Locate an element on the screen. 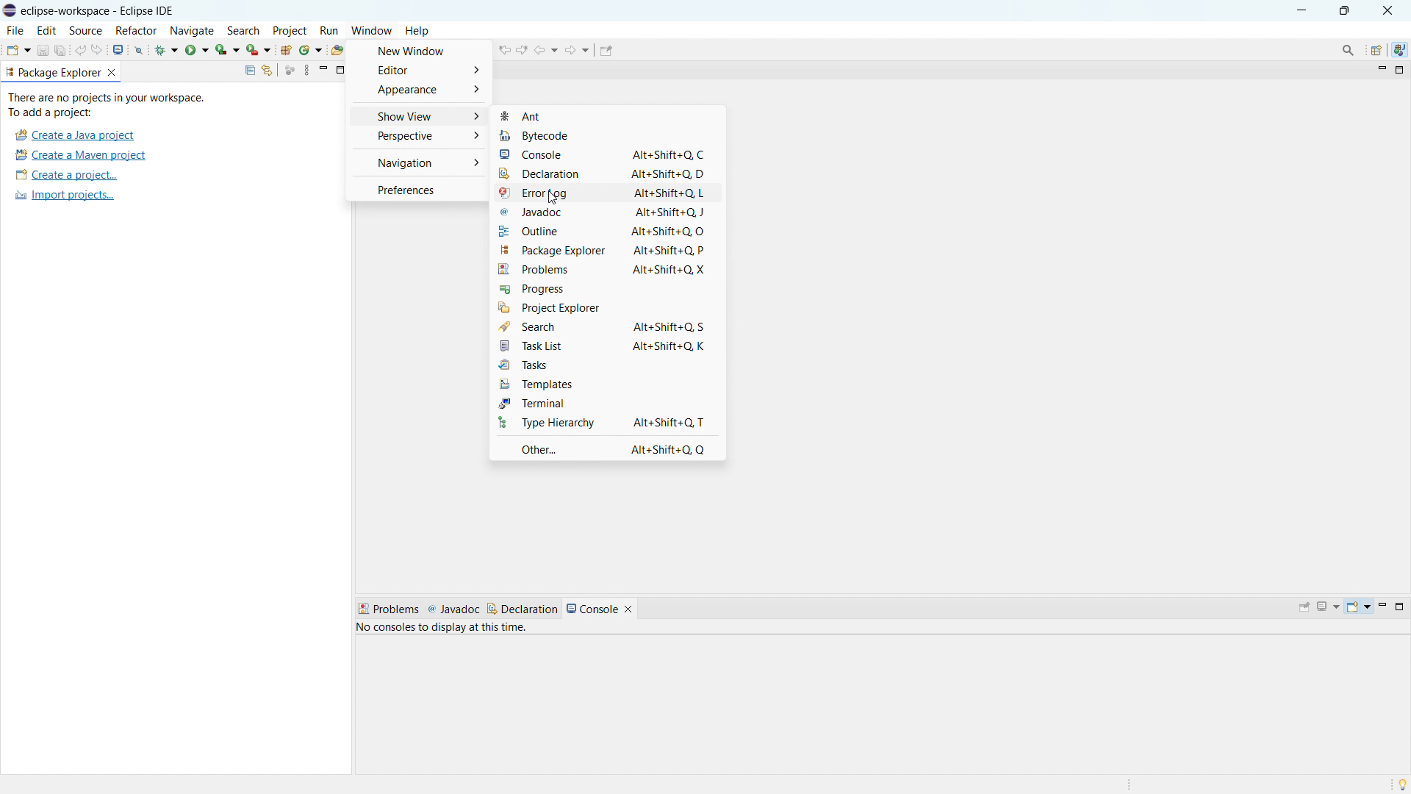  navigate is located at coordinates (193, 31).